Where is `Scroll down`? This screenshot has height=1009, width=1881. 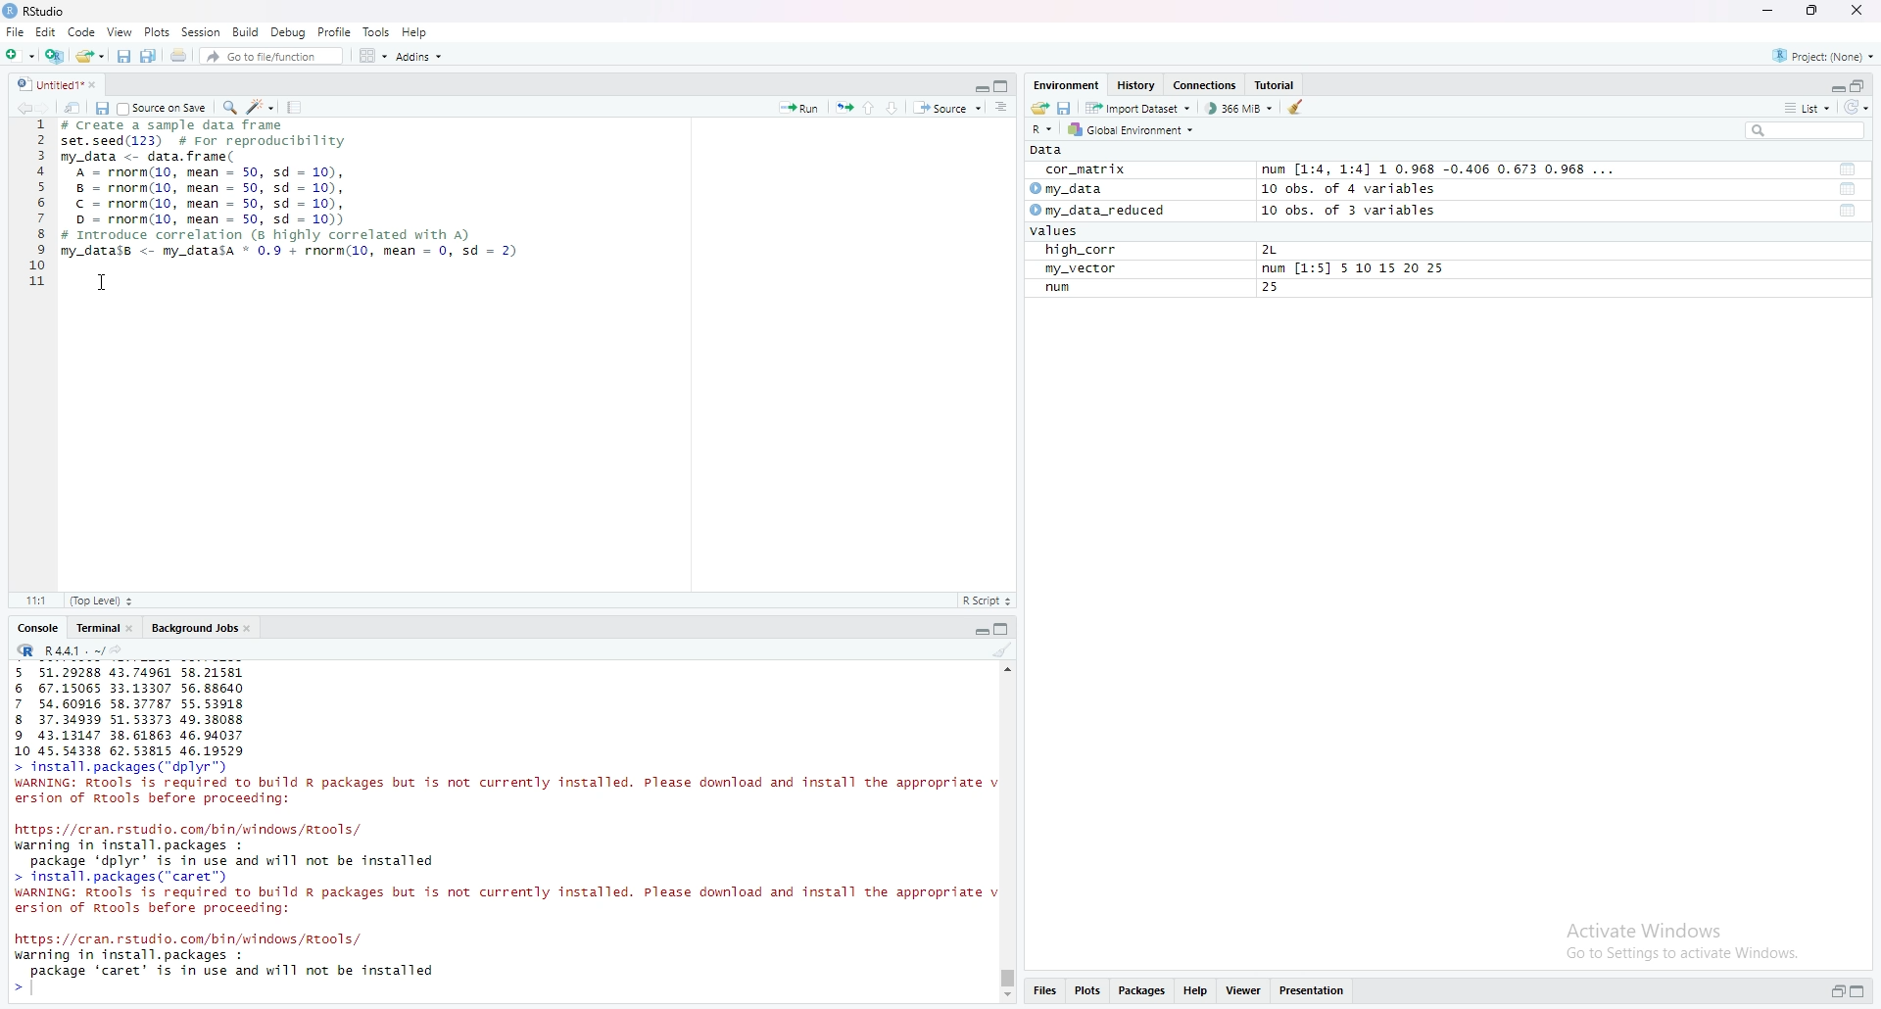
Scroll down is located at coordinates (1010, 998).